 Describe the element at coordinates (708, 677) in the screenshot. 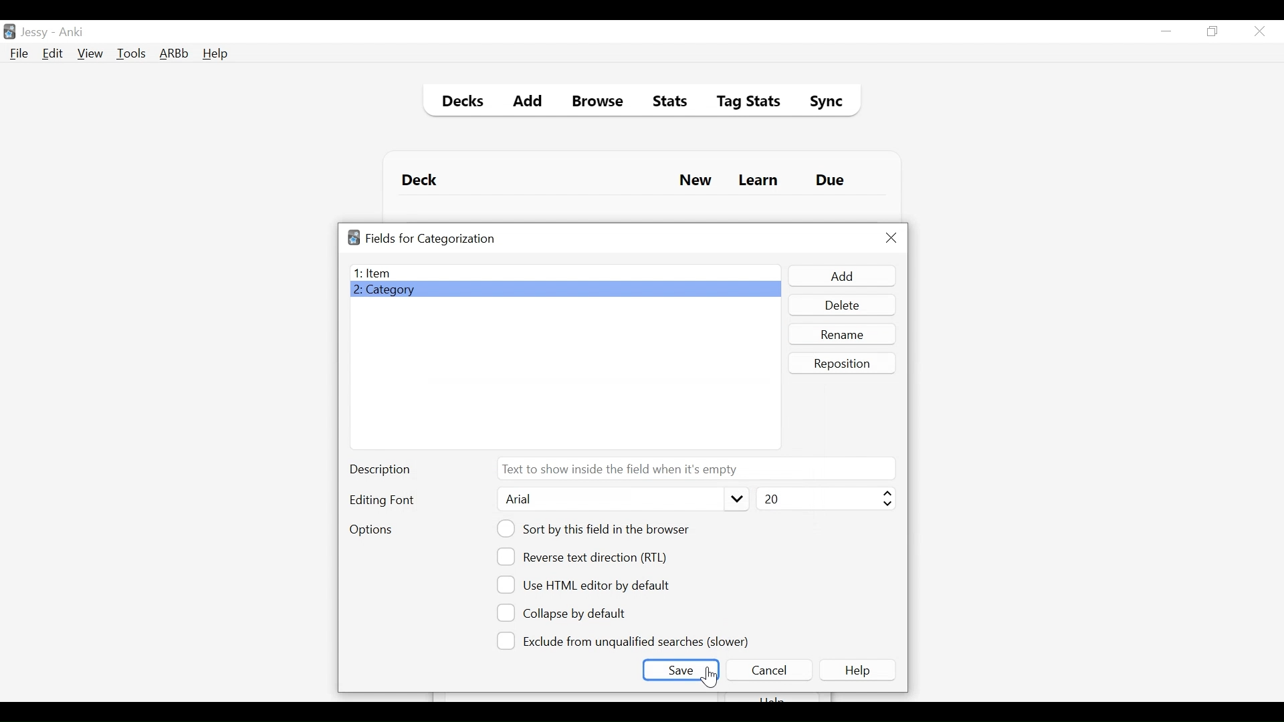

I see `Cursor` at that location.